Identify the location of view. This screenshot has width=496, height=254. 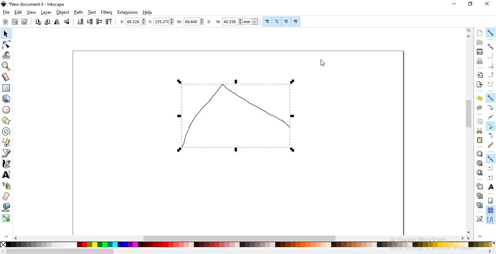
(32, 13).